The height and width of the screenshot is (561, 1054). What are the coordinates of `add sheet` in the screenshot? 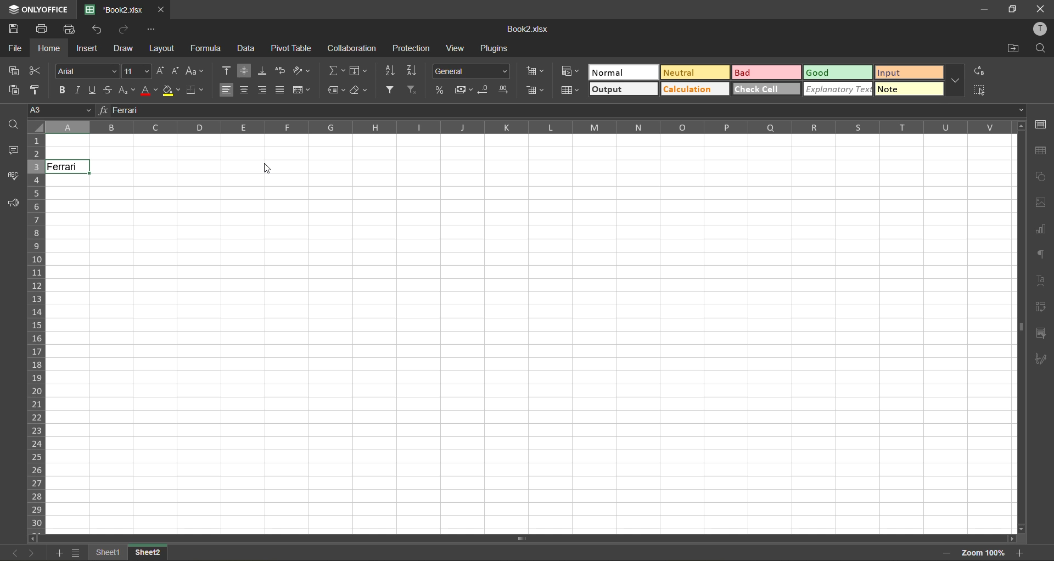 It's located at (57, 553).